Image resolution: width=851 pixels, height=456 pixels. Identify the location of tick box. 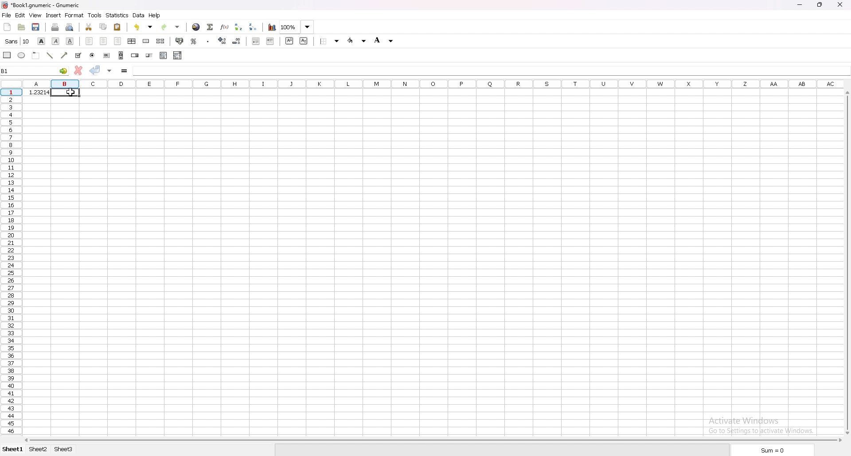
(78, 55).